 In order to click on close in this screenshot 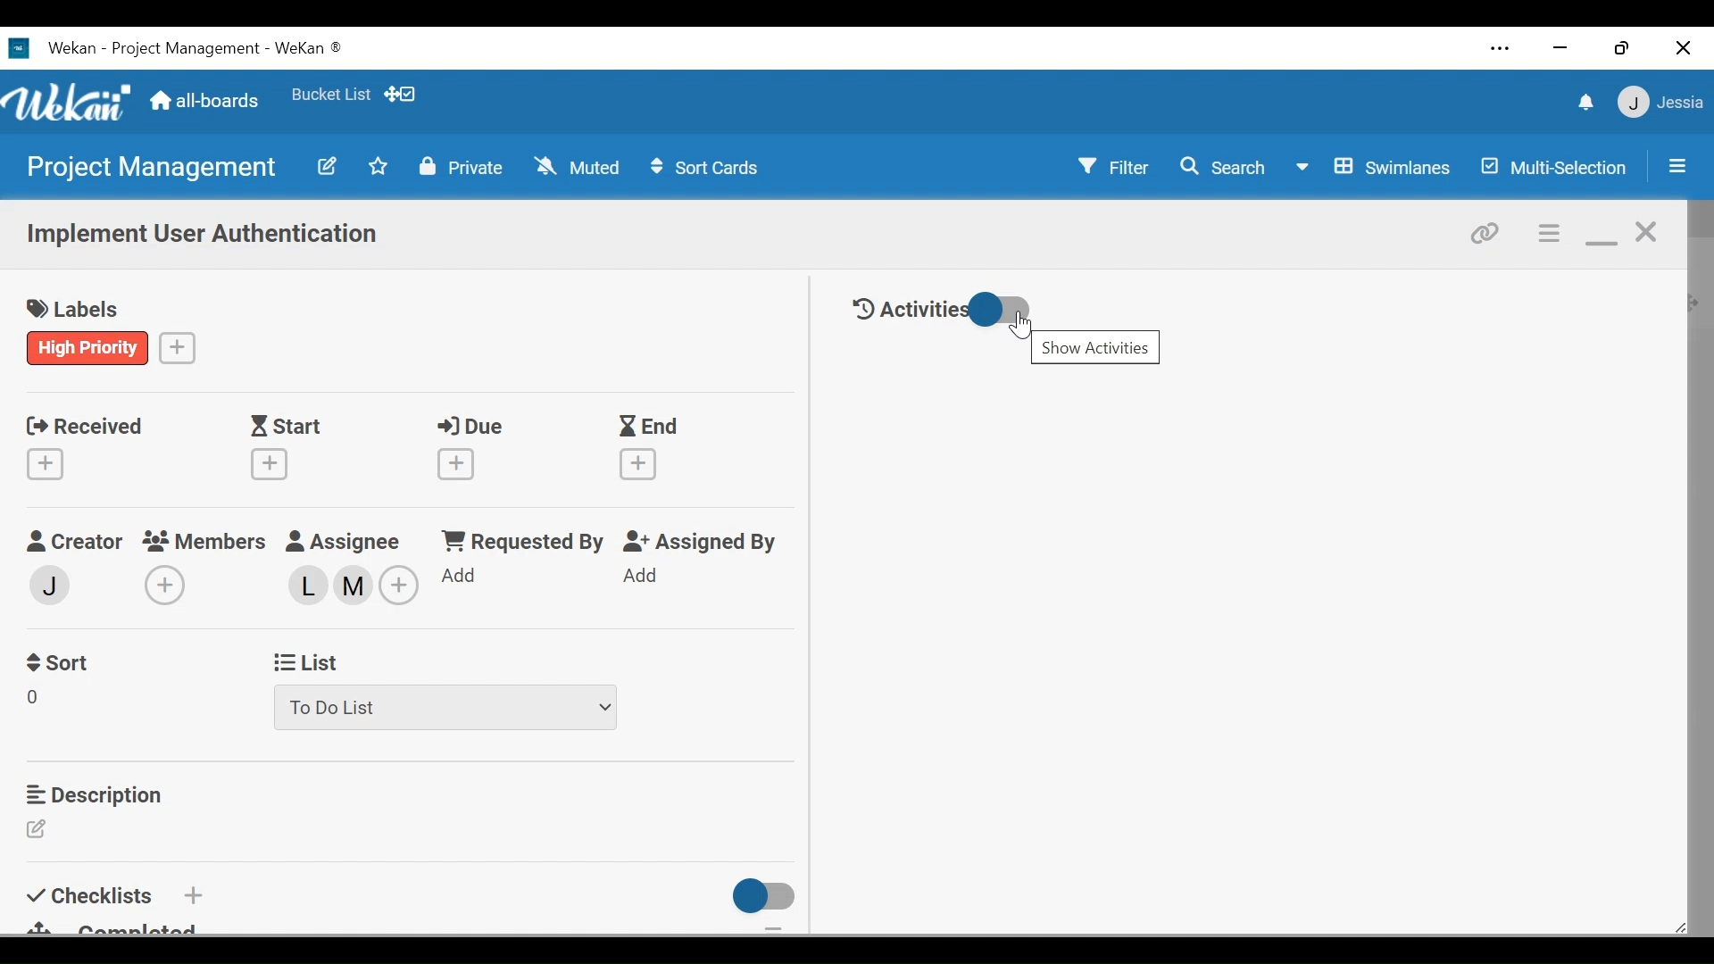, I will do `click(1683, 49)`.